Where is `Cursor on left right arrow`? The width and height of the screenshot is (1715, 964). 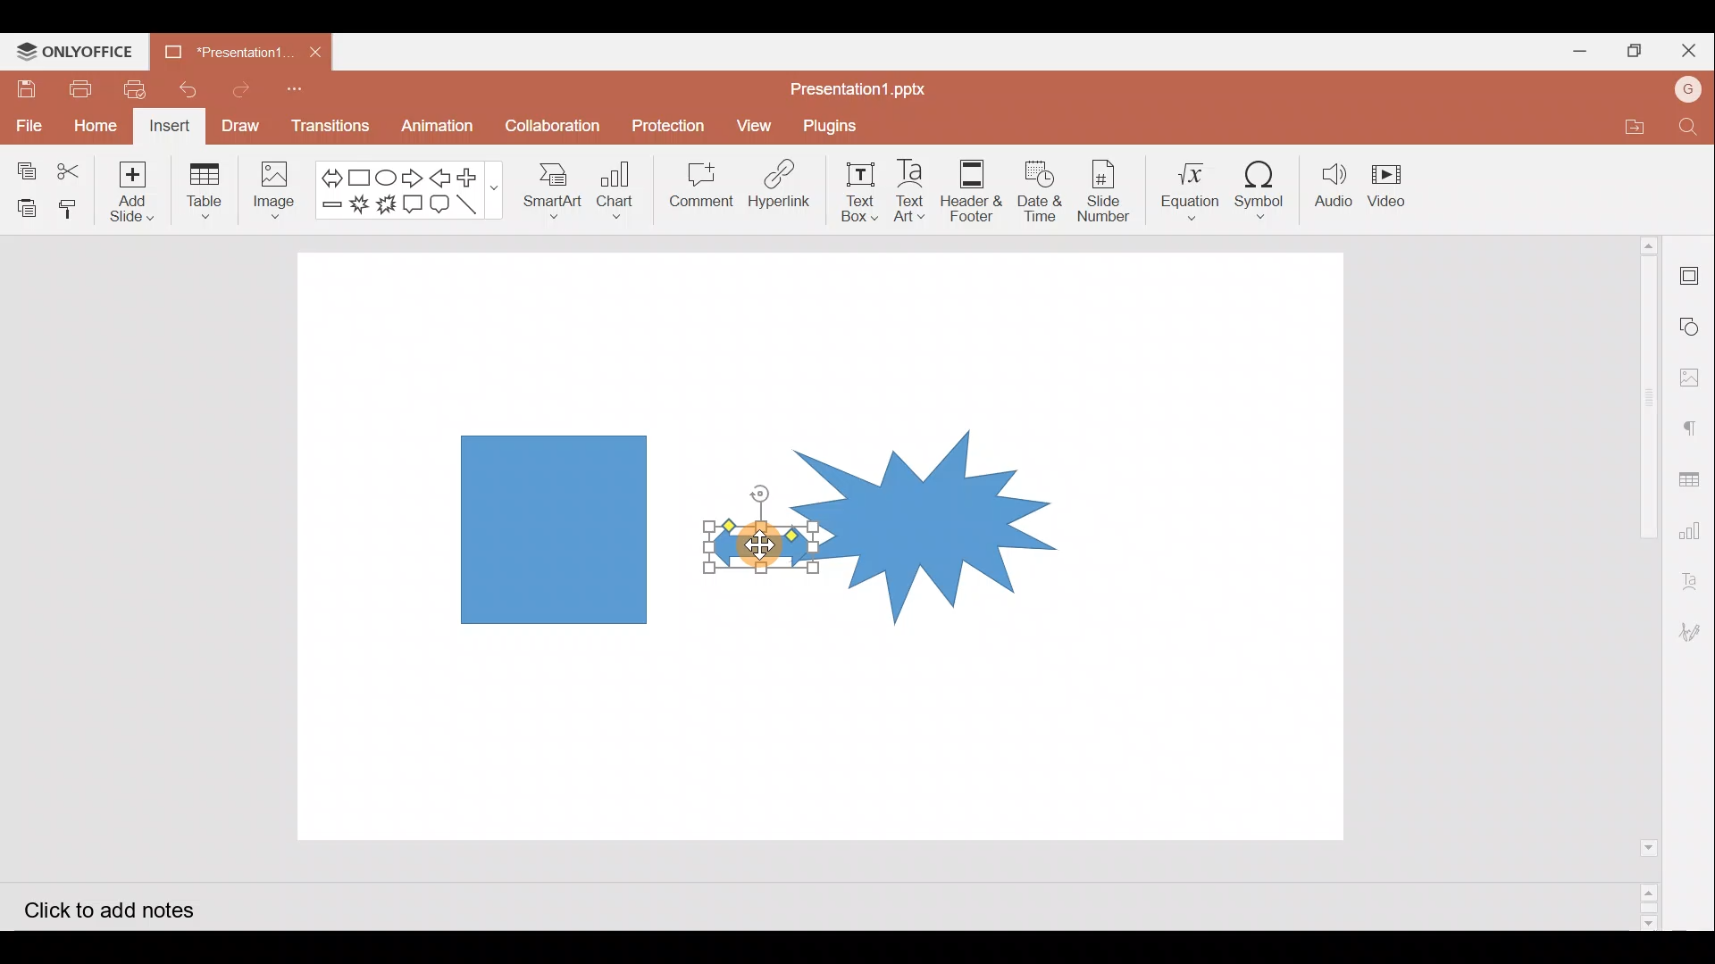 Cursor on left right arrow is located at coordinates (749, 560).